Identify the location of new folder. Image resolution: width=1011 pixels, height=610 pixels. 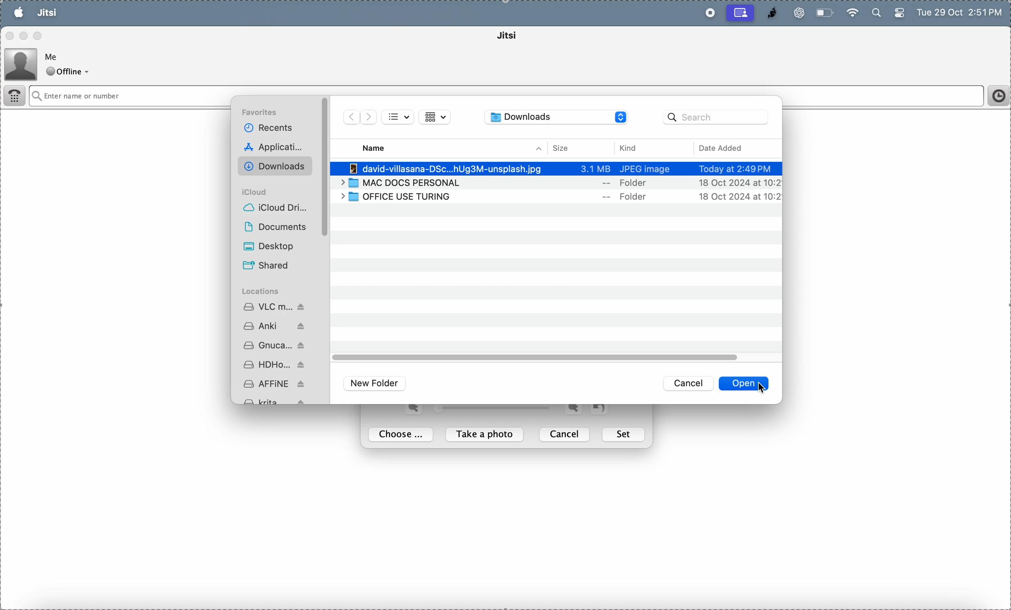
(377, 383).